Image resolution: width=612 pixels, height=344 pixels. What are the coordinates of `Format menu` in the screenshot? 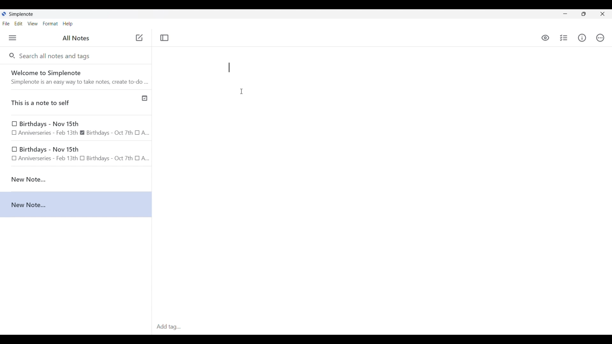 It's located at (50, 24).